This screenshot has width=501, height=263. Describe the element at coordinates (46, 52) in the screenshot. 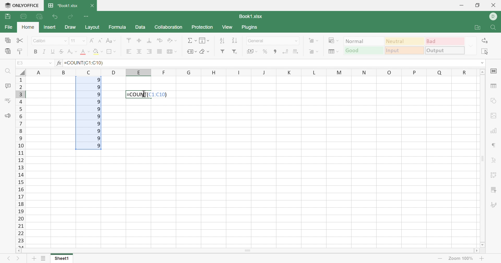

I see `Italic` at that location.